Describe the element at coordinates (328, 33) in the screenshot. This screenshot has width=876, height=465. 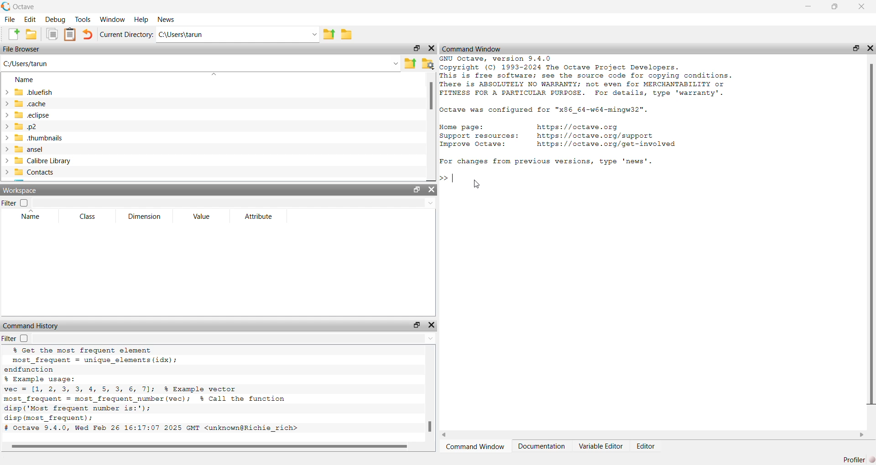
I see `One directory up` at that location.